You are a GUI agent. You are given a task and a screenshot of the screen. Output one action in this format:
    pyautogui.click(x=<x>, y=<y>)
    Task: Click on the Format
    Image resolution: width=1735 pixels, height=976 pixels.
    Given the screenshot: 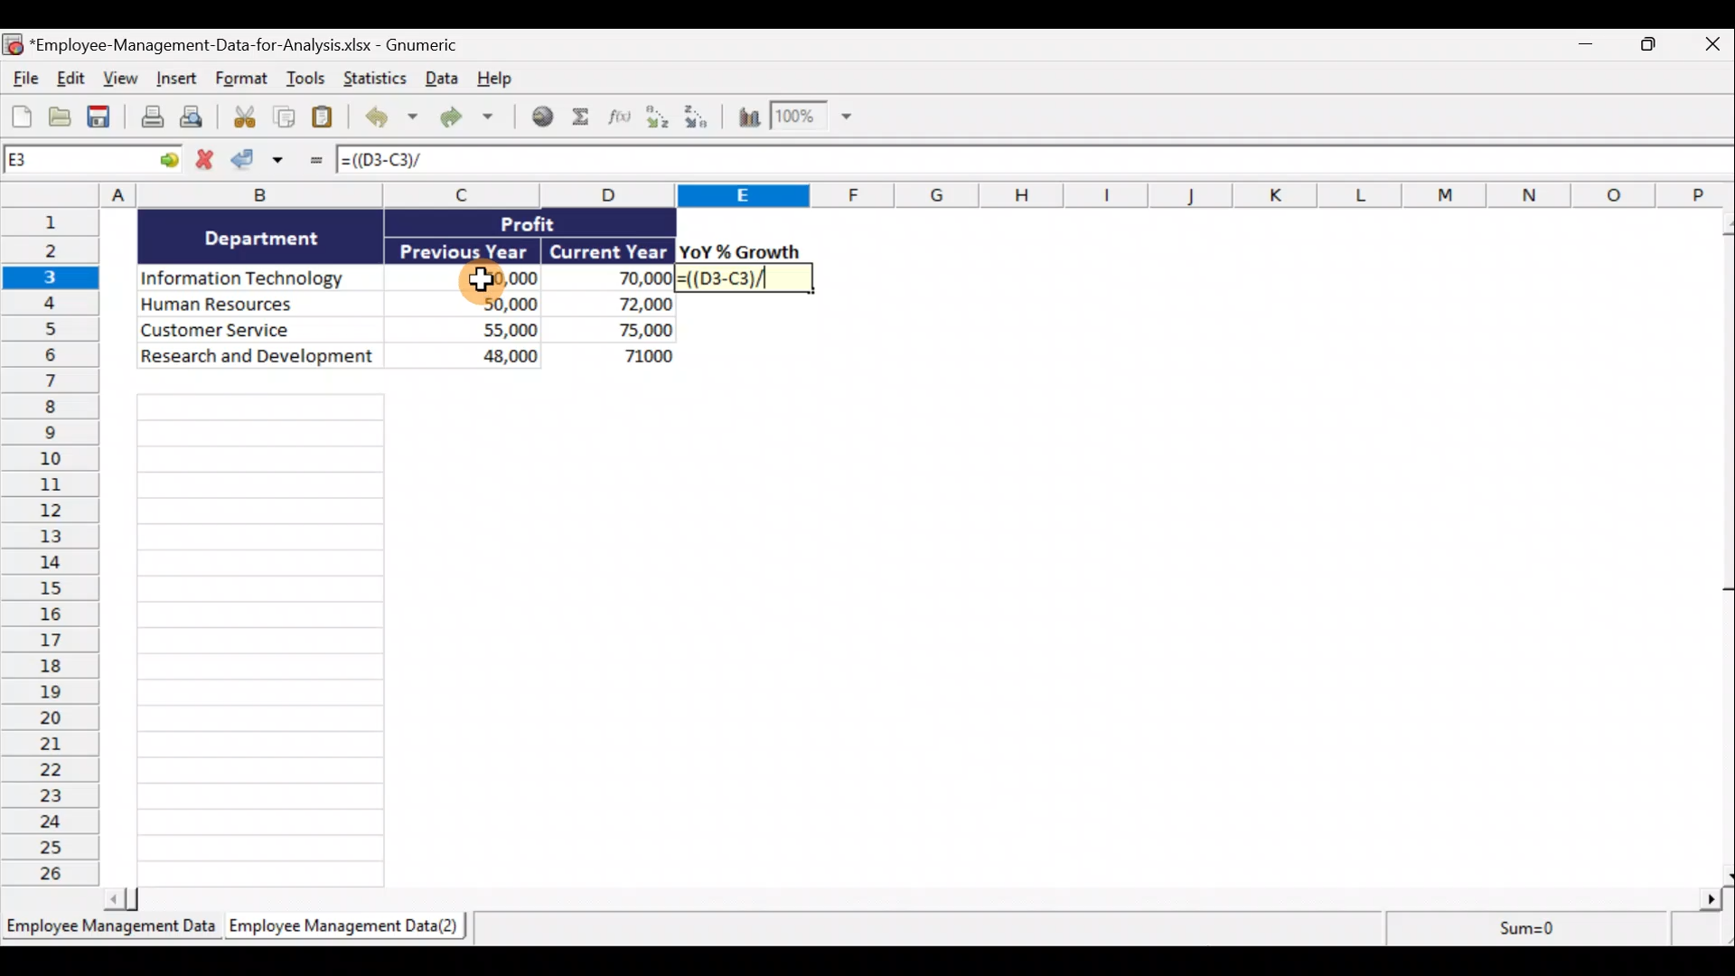 What is the action you would take?
    pyautogui.click(x=243, y=80)
    